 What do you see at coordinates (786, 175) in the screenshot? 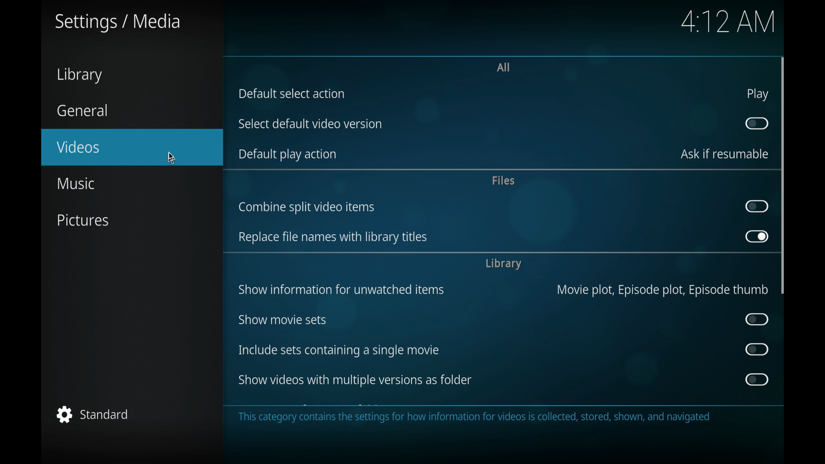
I see `vertical scroll bar` at bounding box center [786, 175].